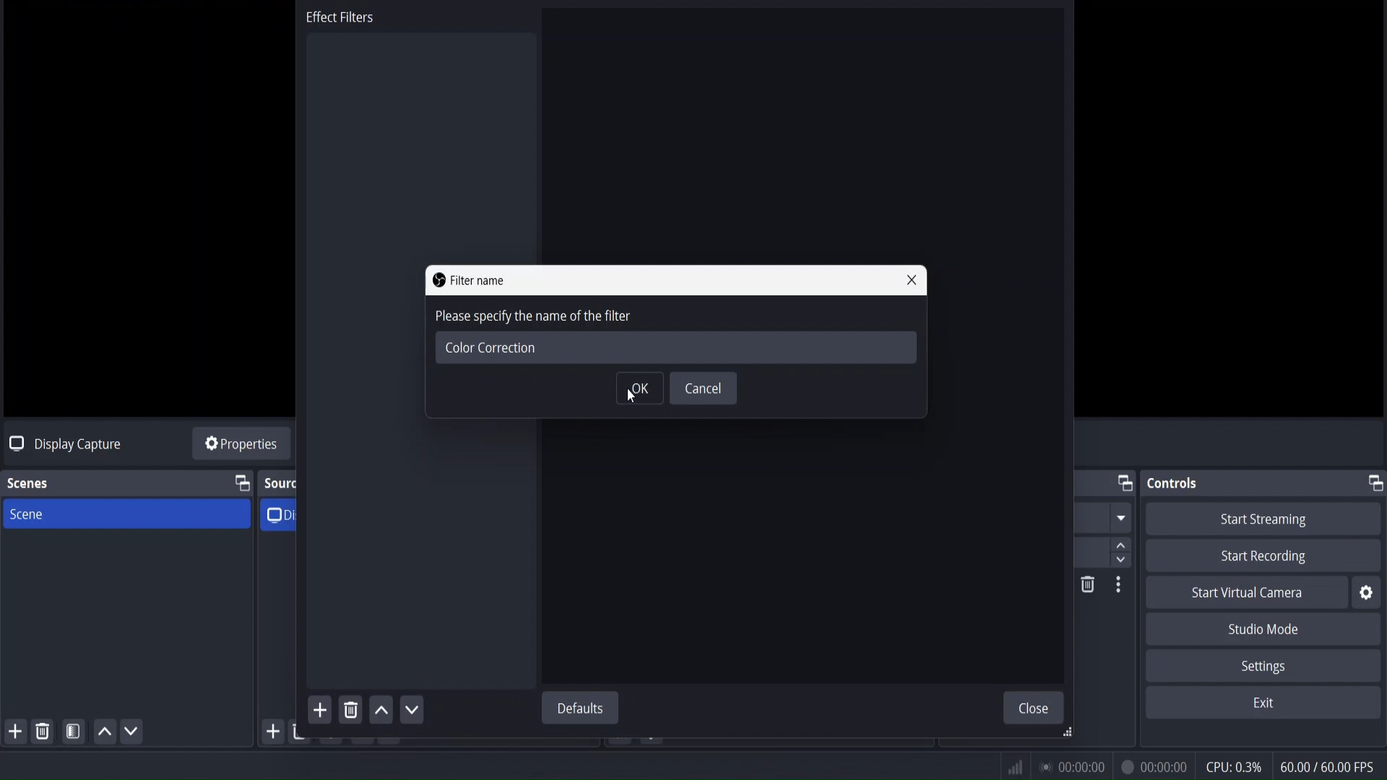 This screenshot has height=780, width=1387. Describe the element at coordinates (383, 712) in the screenshot. I see `move up` at that location.